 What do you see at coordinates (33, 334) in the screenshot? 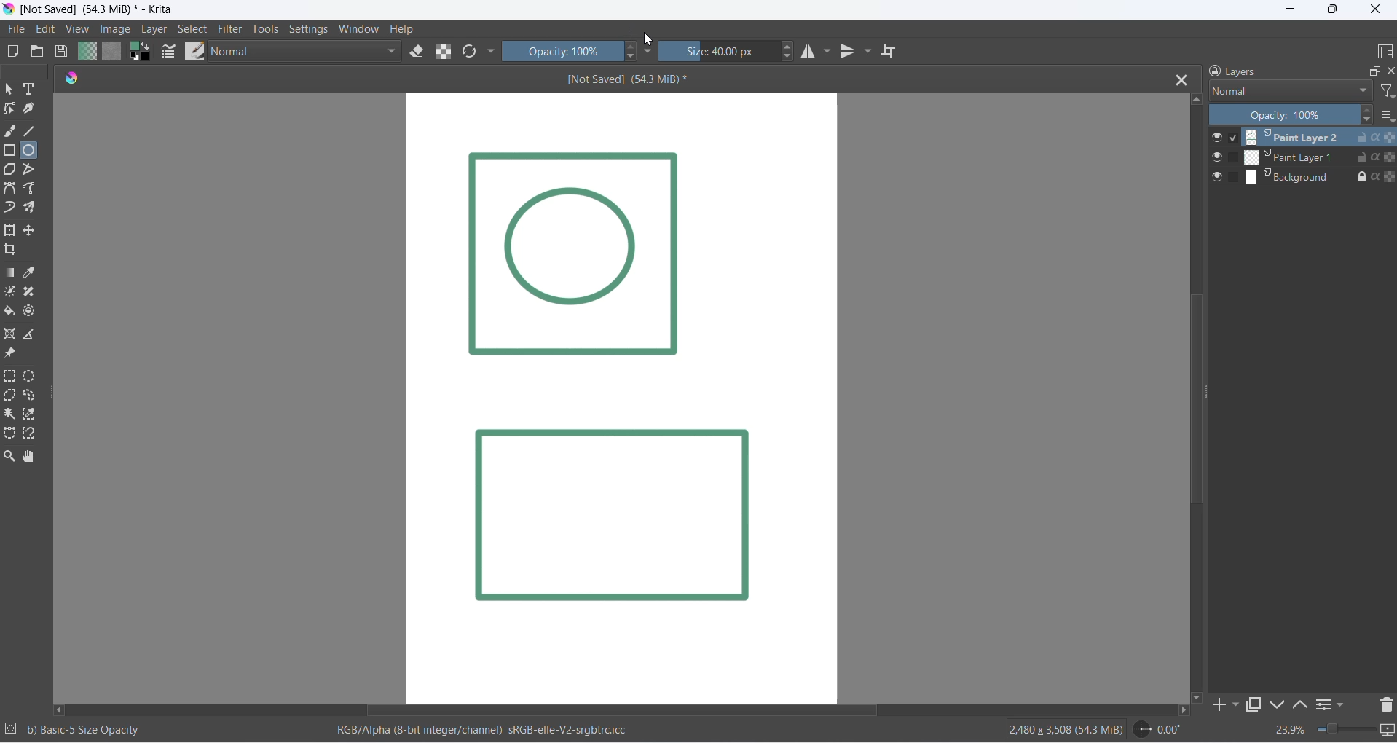
I see `measure distance between two points` at bounding box center [33, 334].